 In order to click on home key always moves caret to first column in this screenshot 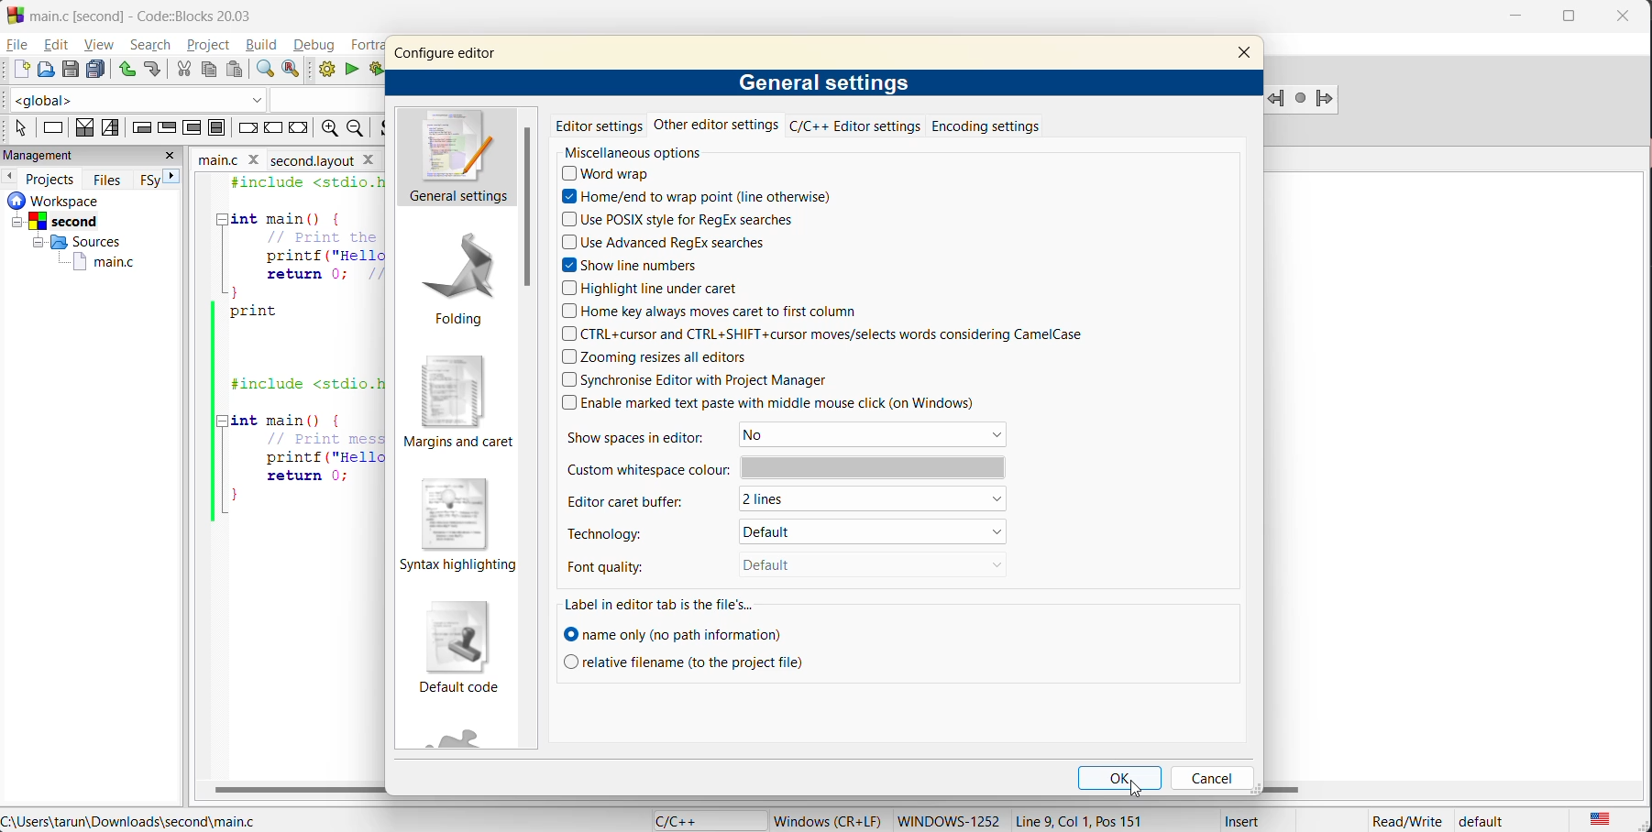, I will do `click(722, 311)`.